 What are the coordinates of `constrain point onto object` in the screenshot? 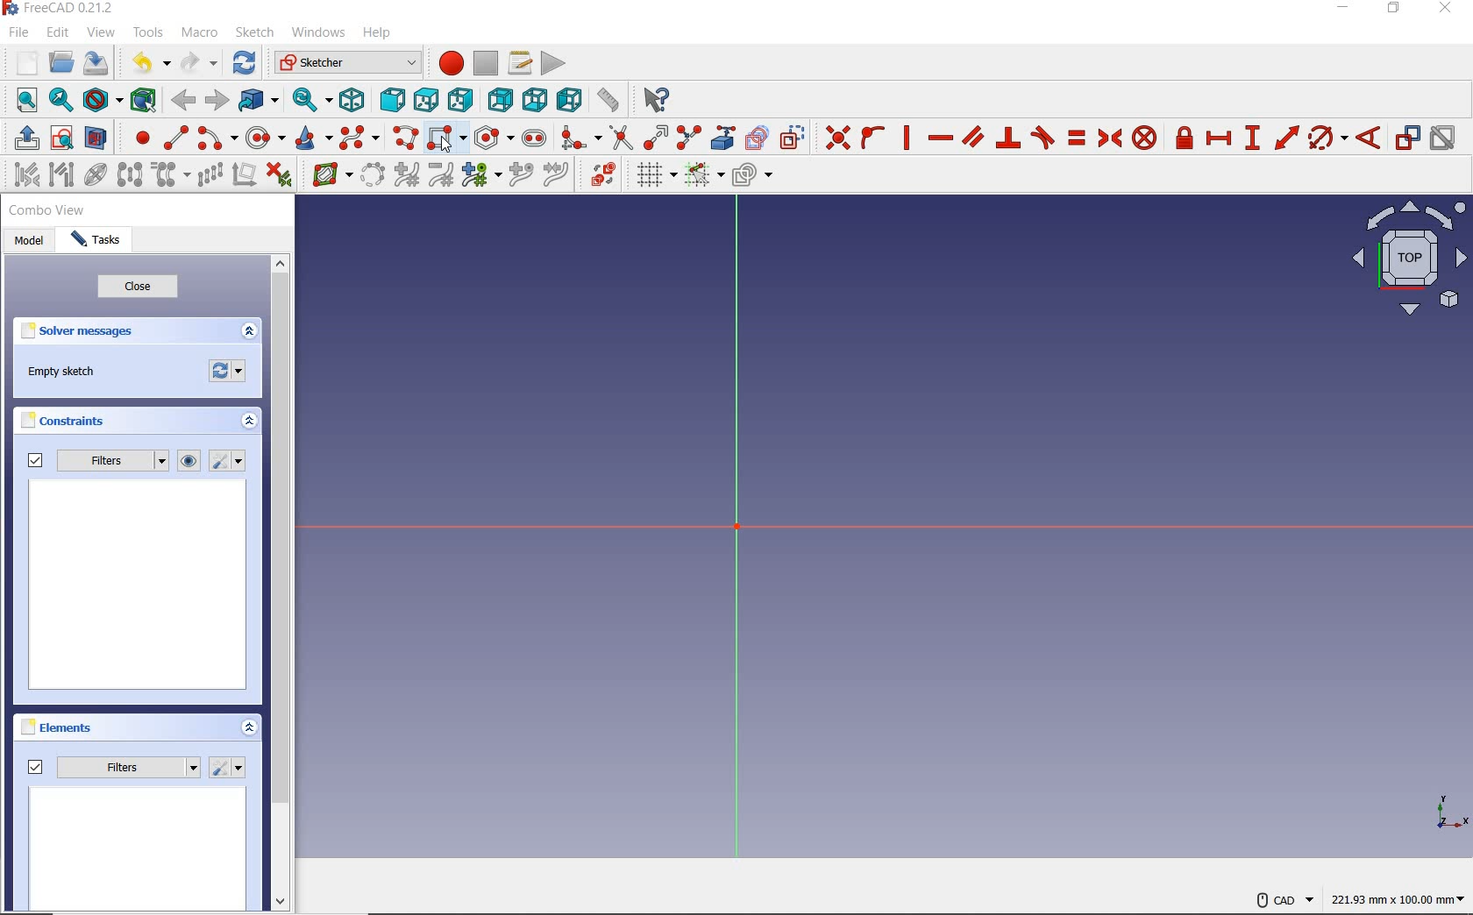 It's located at (872, 138).